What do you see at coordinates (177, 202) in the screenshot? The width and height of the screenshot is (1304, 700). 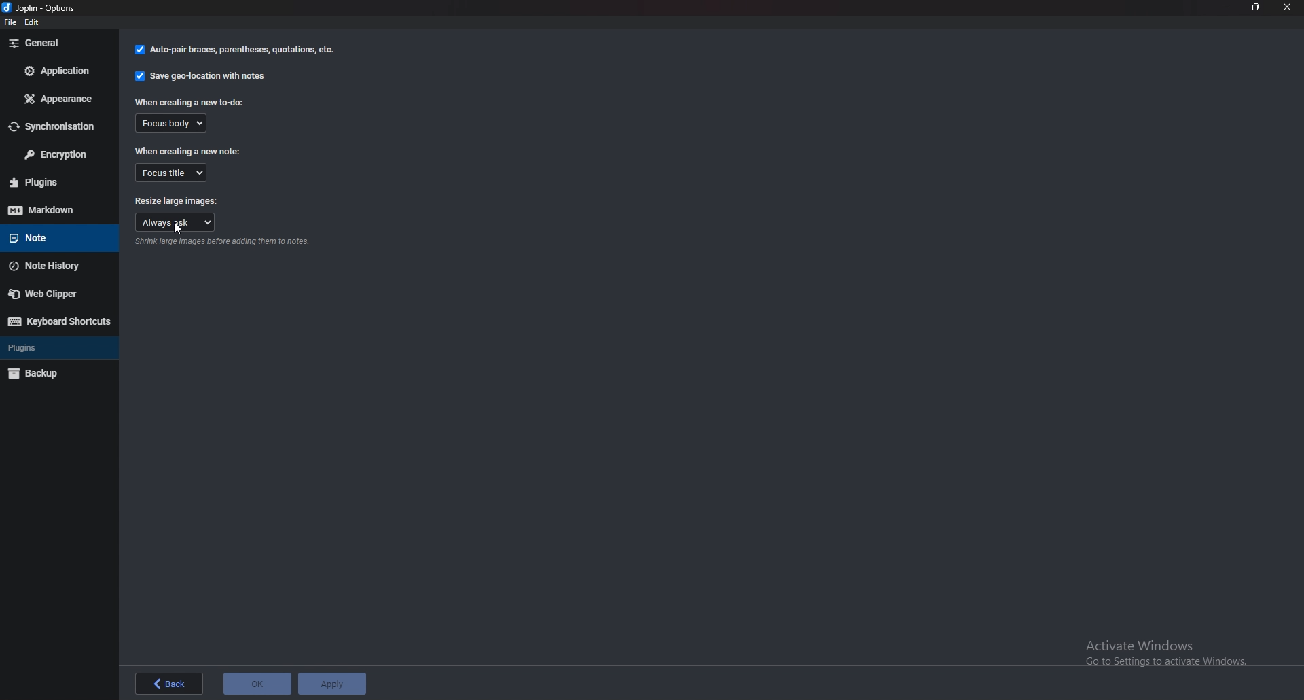 I see `Resize large images` at bounding box center [177, 202].